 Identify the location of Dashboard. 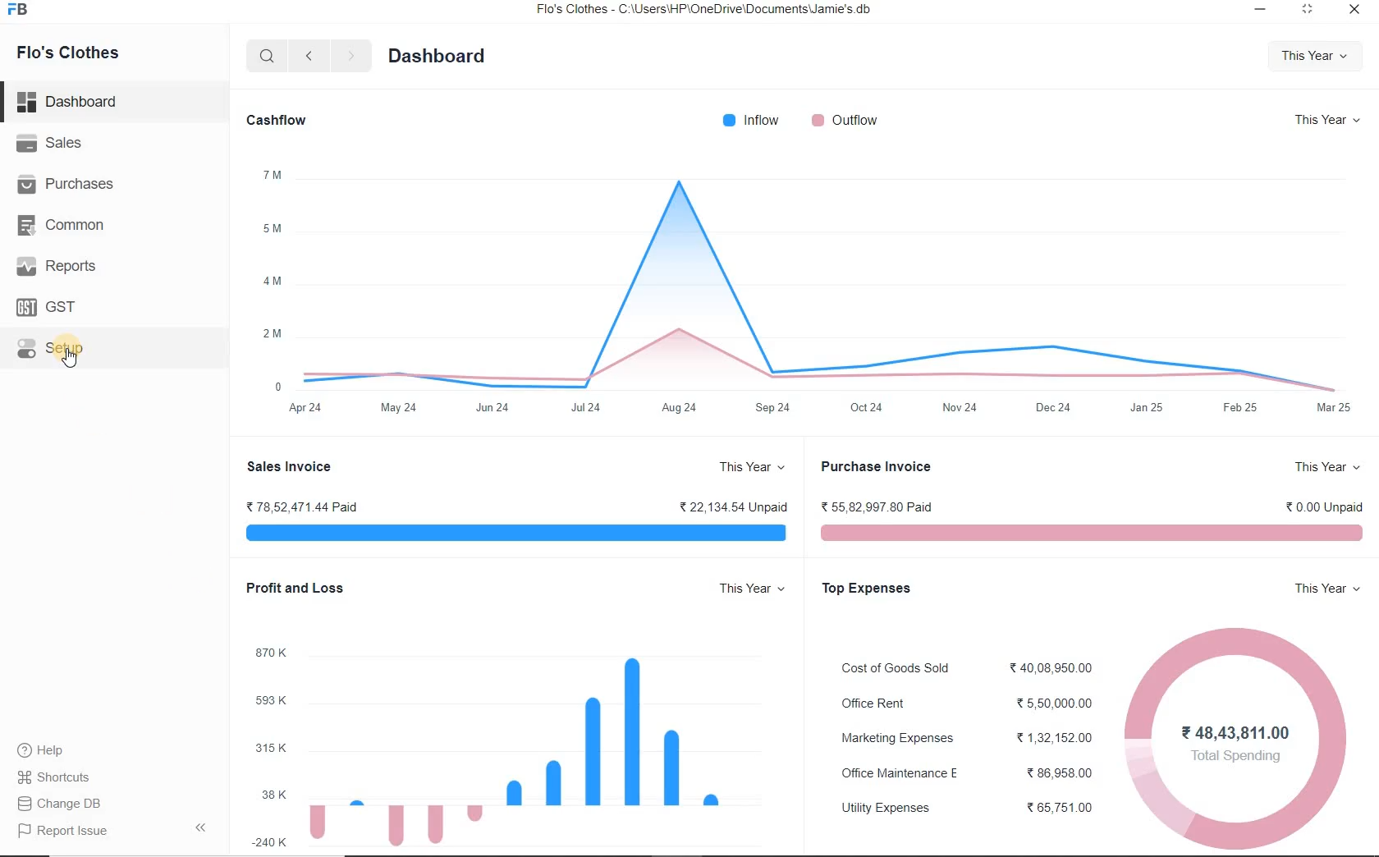
(439, 58).